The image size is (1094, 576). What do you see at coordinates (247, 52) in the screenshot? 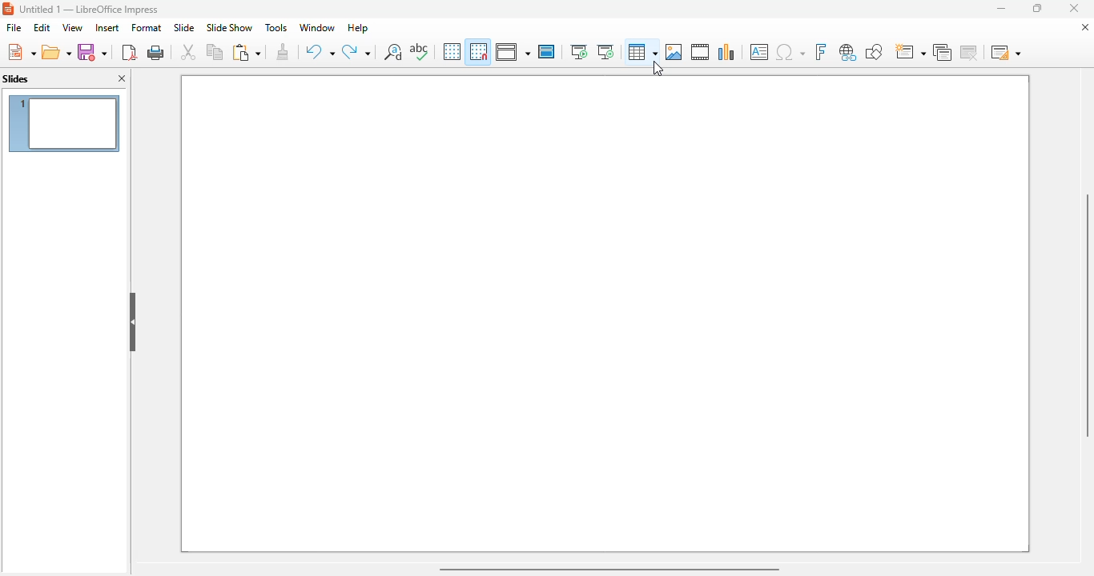
I see `paste` at bounding box center [247, 52].